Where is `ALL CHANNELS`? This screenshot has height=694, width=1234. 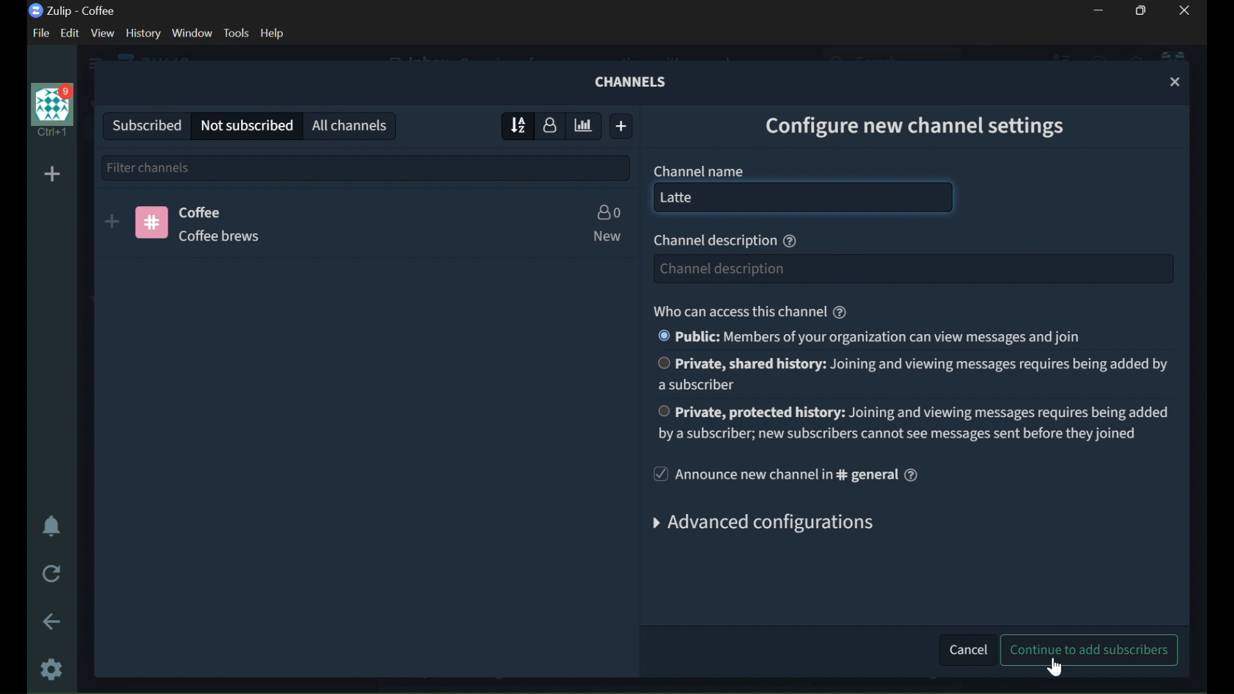
ALL CHANNELS is located at coordinates (352, 125).